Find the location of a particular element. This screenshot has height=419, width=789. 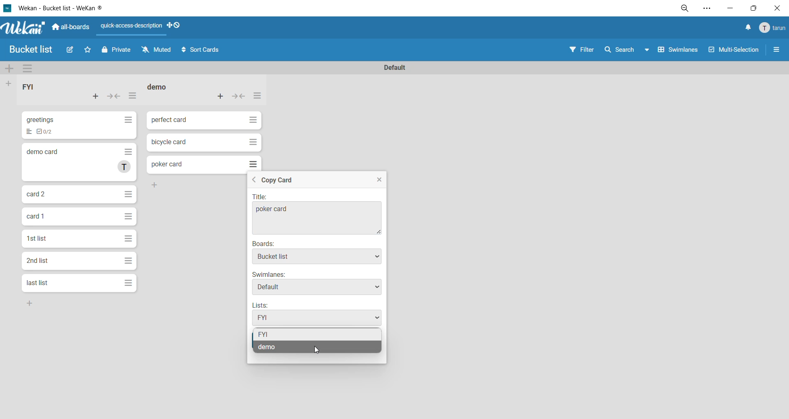

star is located at coordinates (90, 51).